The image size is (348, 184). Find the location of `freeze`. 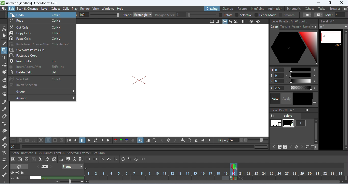

freeze is located at coordinates (243, 21).